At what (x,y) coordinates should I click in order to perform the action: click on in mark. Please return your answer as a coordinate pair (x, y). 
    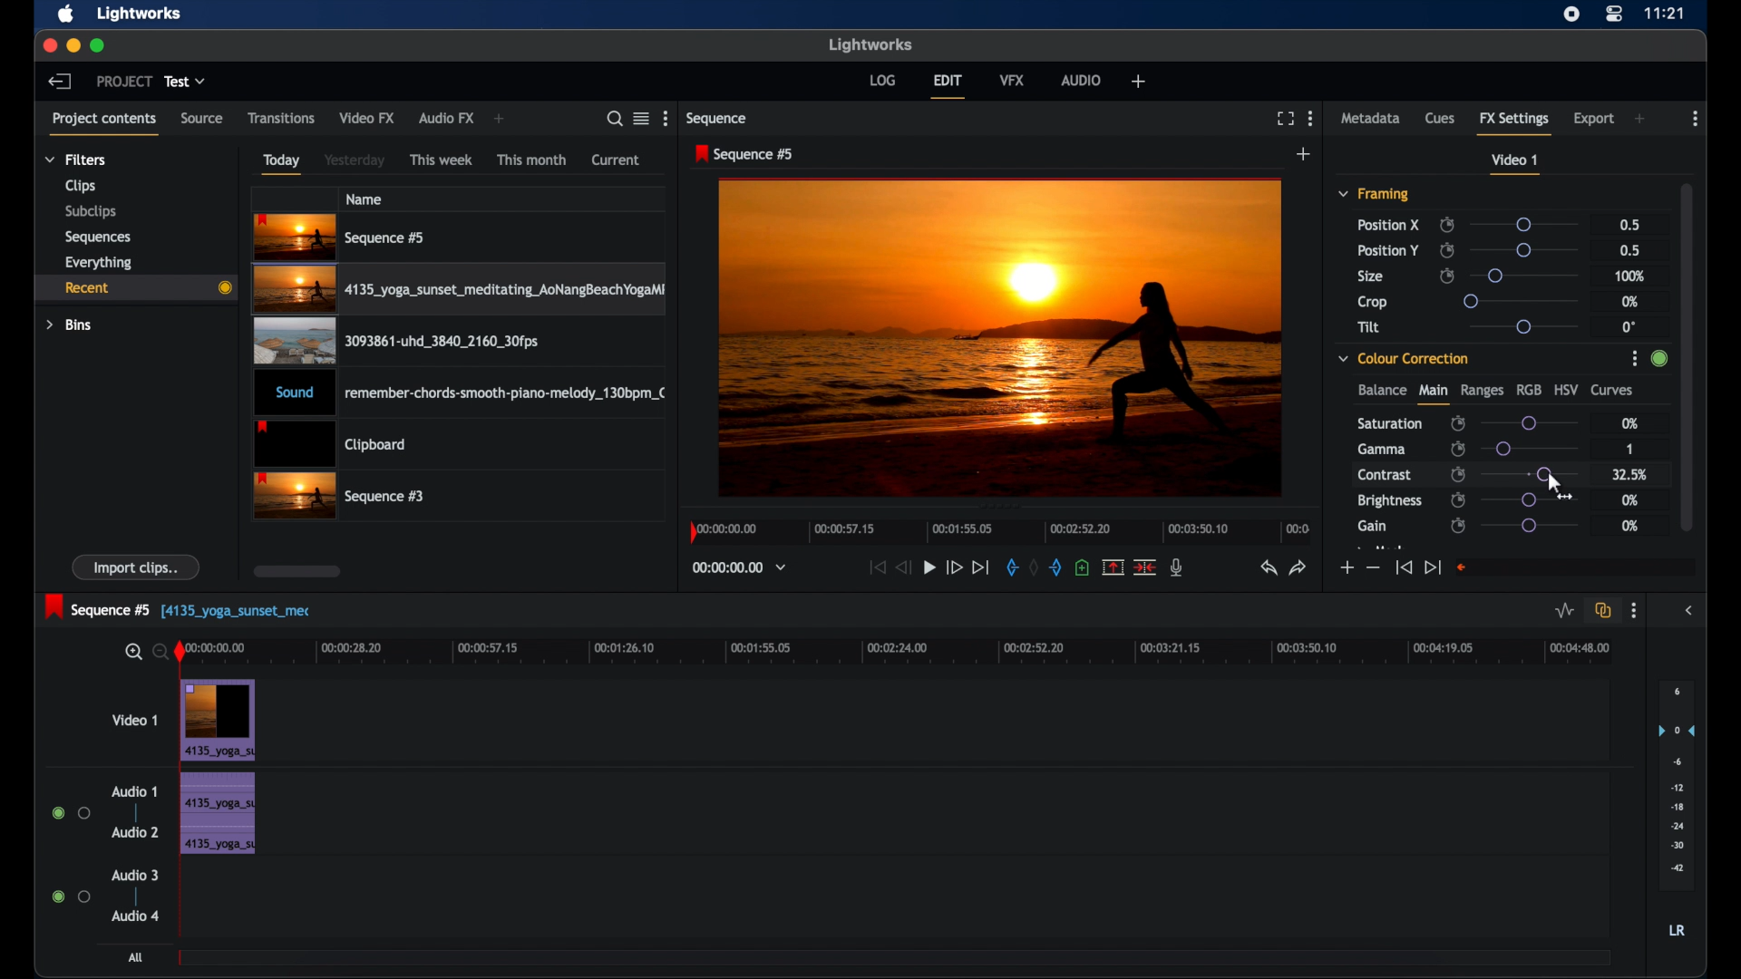
    Looking at the image, I should click on (1011, 570).